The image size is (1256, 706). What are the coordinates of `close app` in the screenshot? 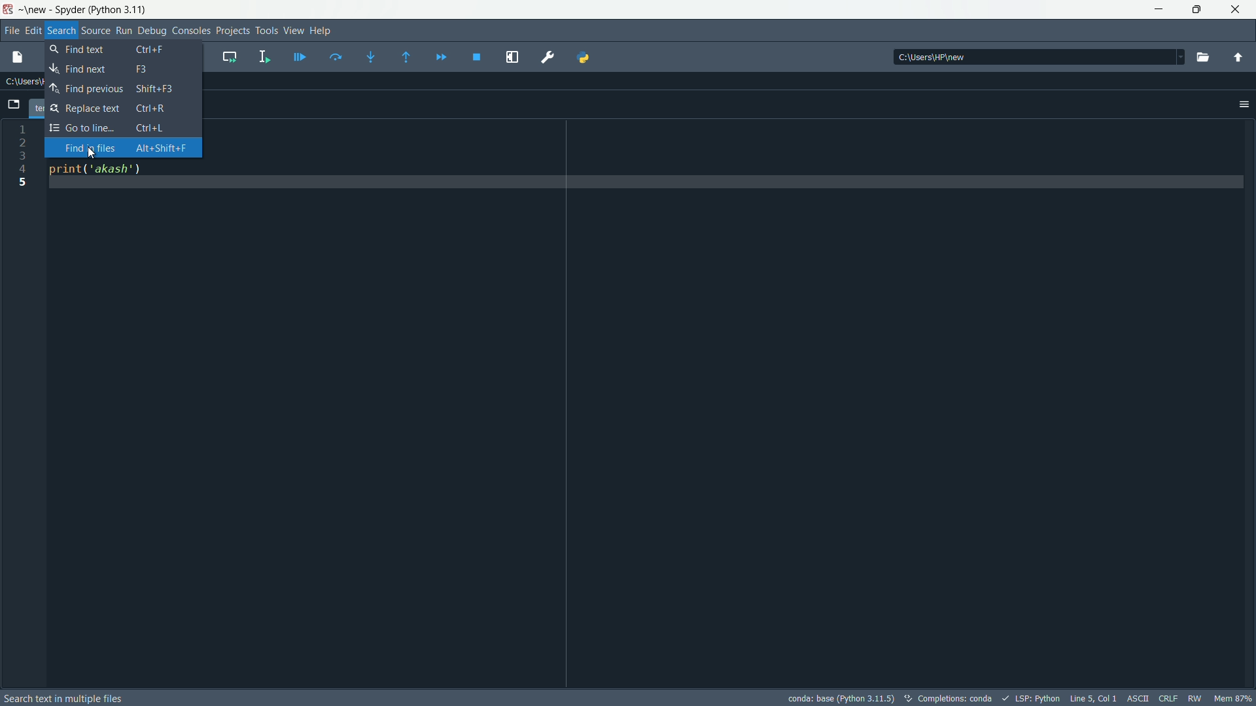 It's located at (1240, 10).